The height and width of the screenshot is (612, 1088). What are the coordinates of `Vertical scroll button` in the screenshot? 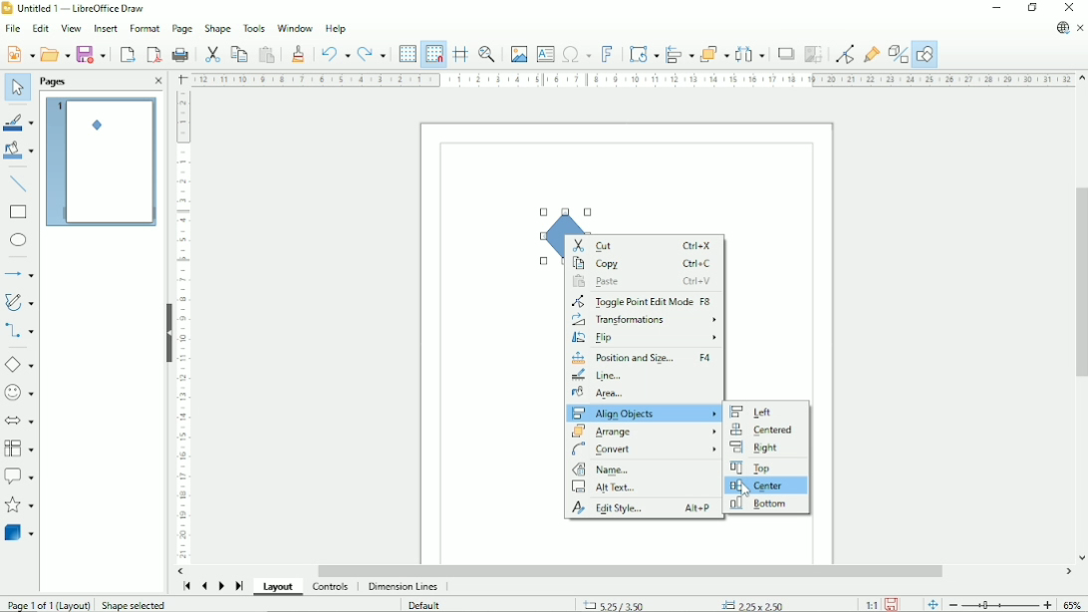 It's located at (1081, 80).